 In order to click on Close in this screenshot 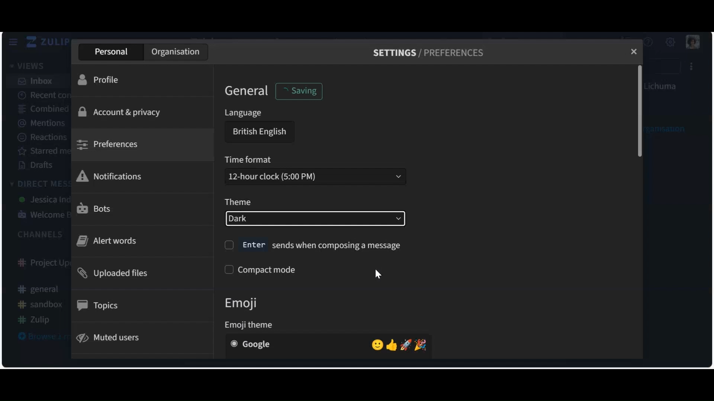, I will do `click(633, 52)`.